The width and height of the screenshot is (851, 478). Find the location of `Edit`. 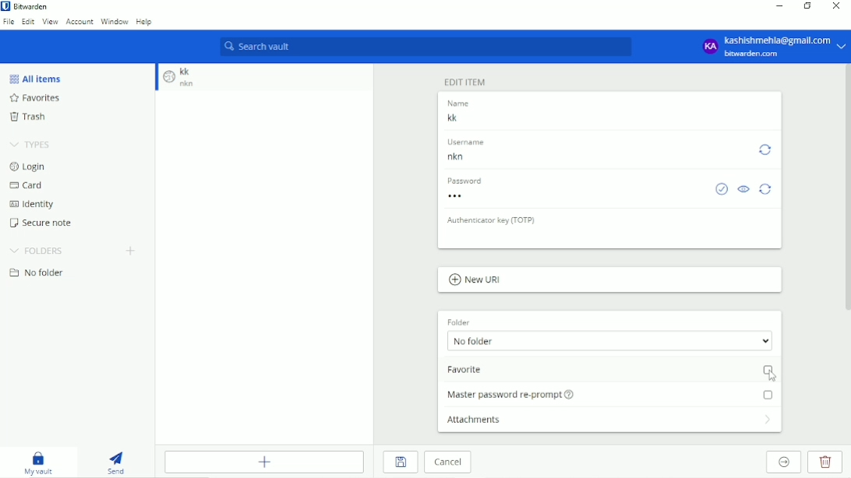

Edit is located at coordinates (28, 21).